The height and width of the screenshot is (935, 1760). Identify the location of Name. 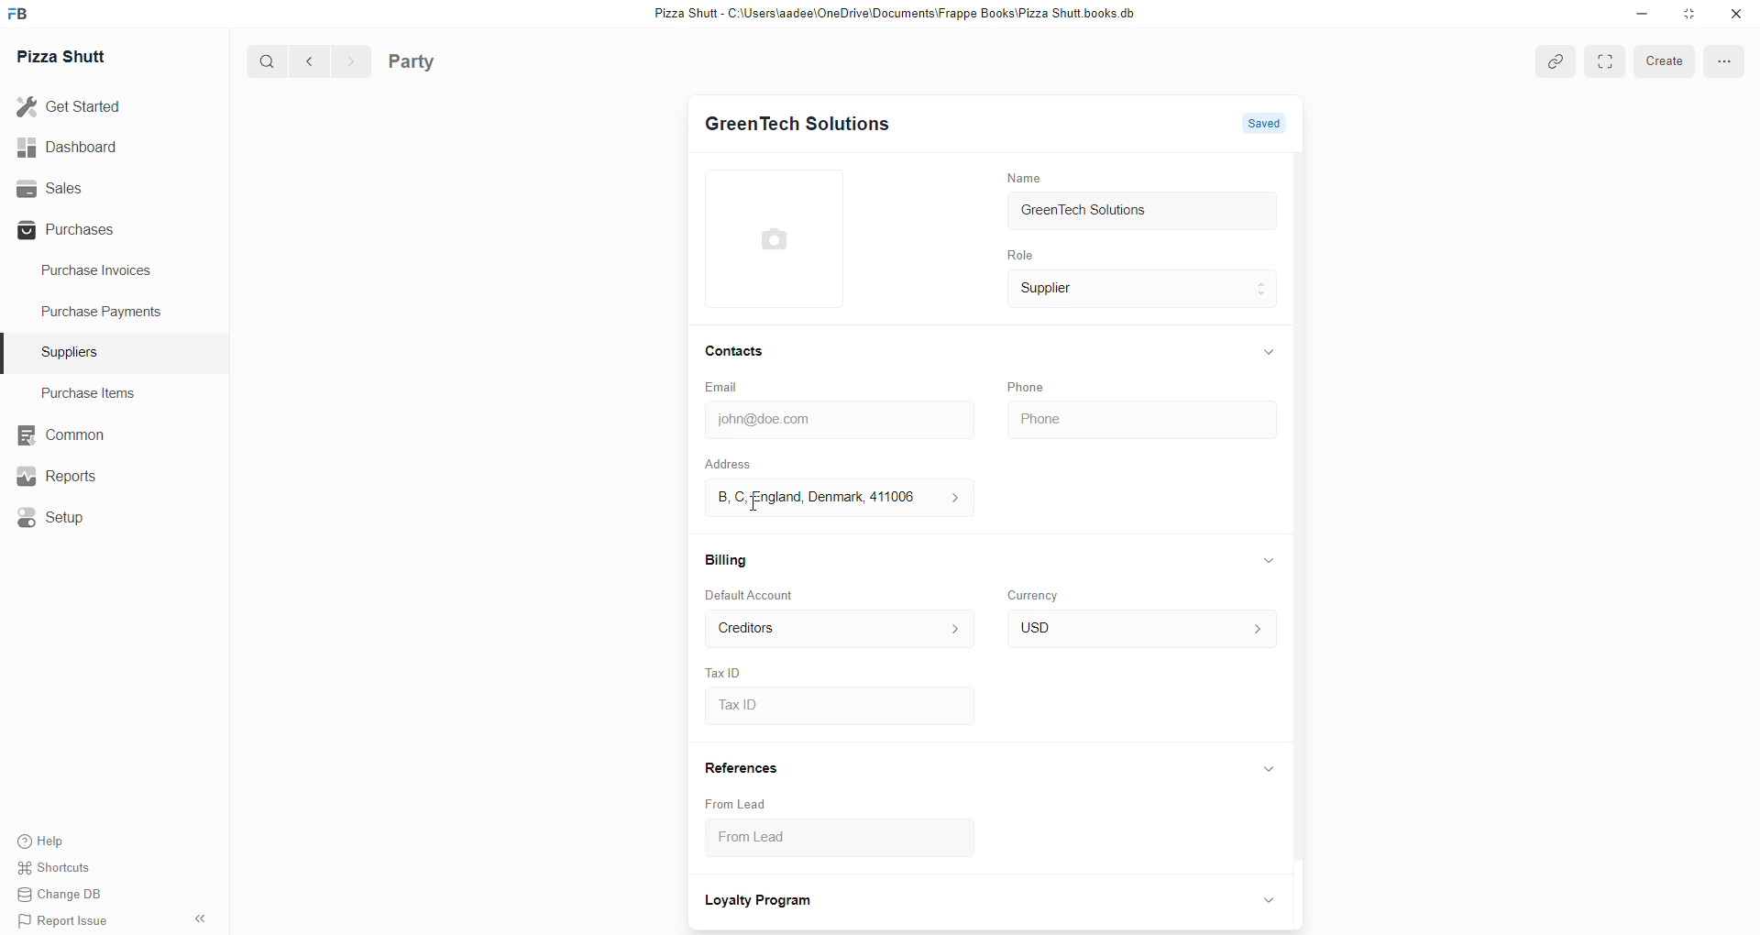
(1023, 177).